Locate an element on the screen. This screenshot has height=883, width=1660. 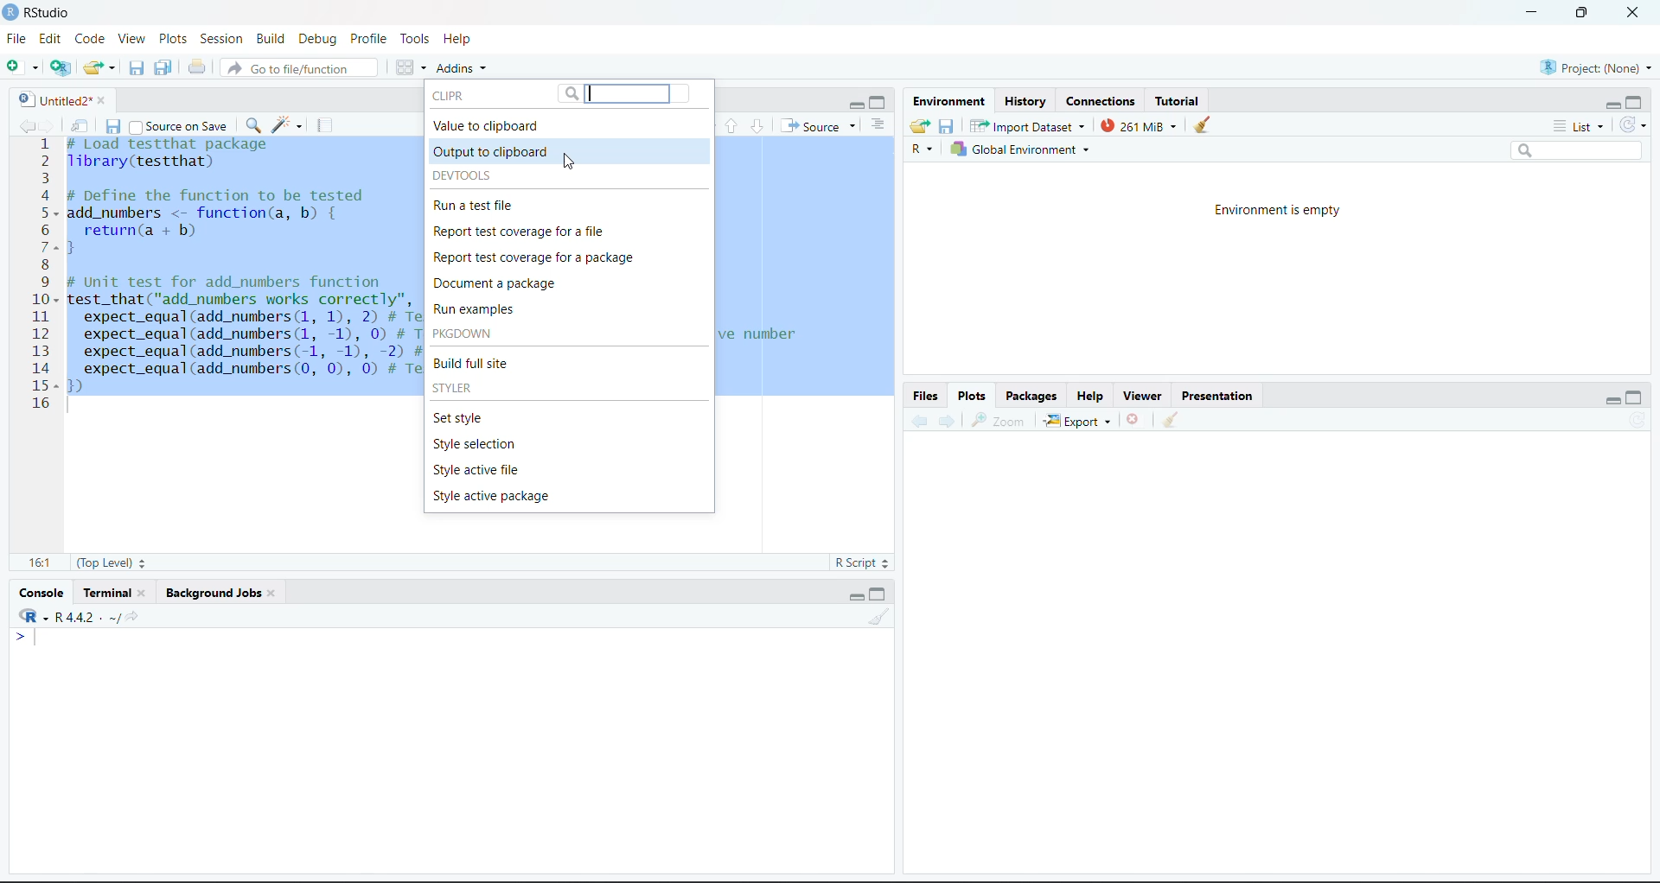
Load workspace is located at coordinates (921, 125).